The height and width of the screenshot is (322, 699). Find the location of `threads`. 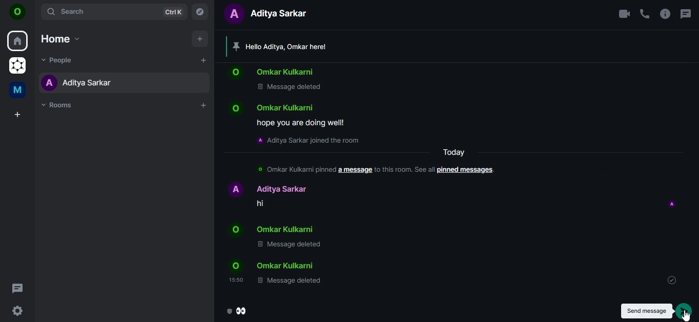

threads is located at coordinates (685, 11).